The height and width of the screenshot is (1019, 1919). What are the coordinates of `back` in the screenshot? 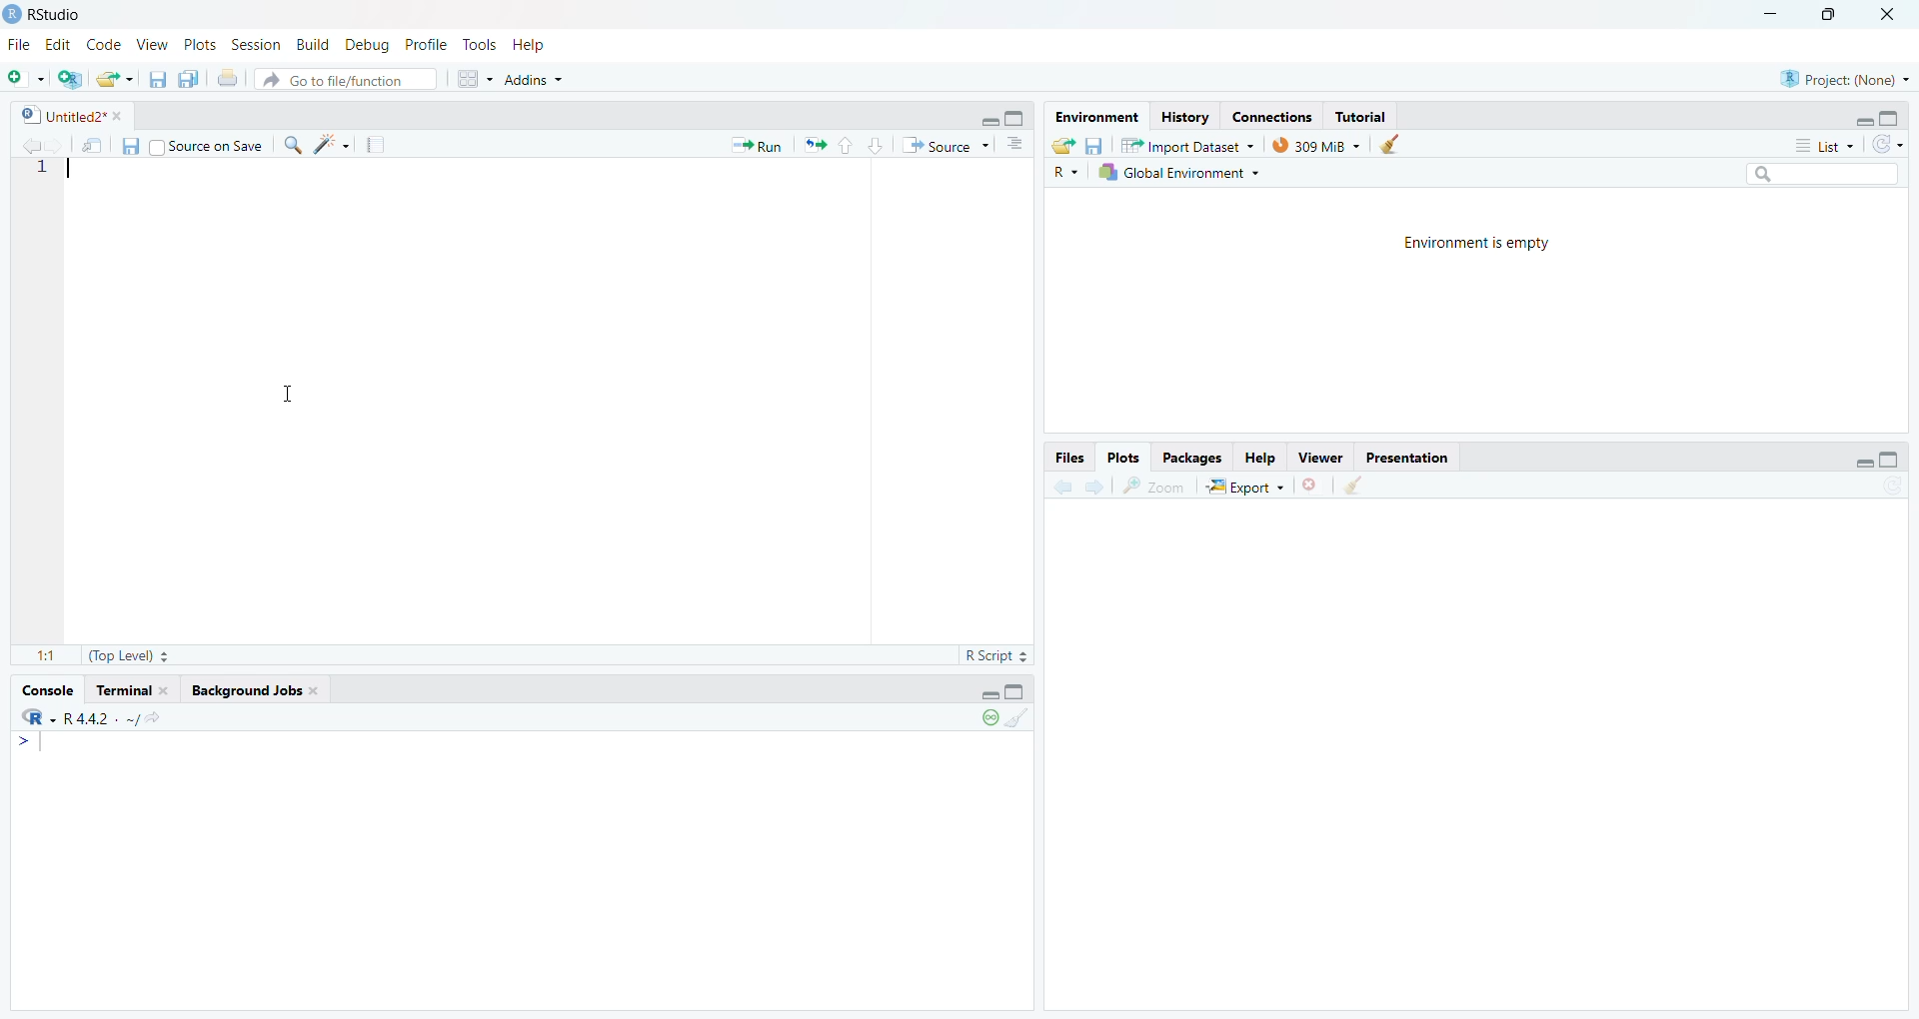 It's located at (1058, 490).